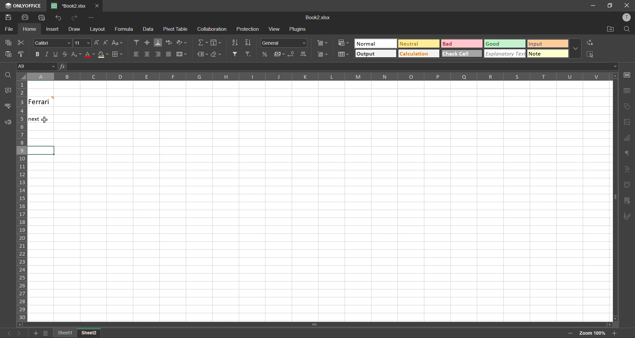  Describe the element at coordinates (417, 54) in the screenshot. I see `calculation` at that location.